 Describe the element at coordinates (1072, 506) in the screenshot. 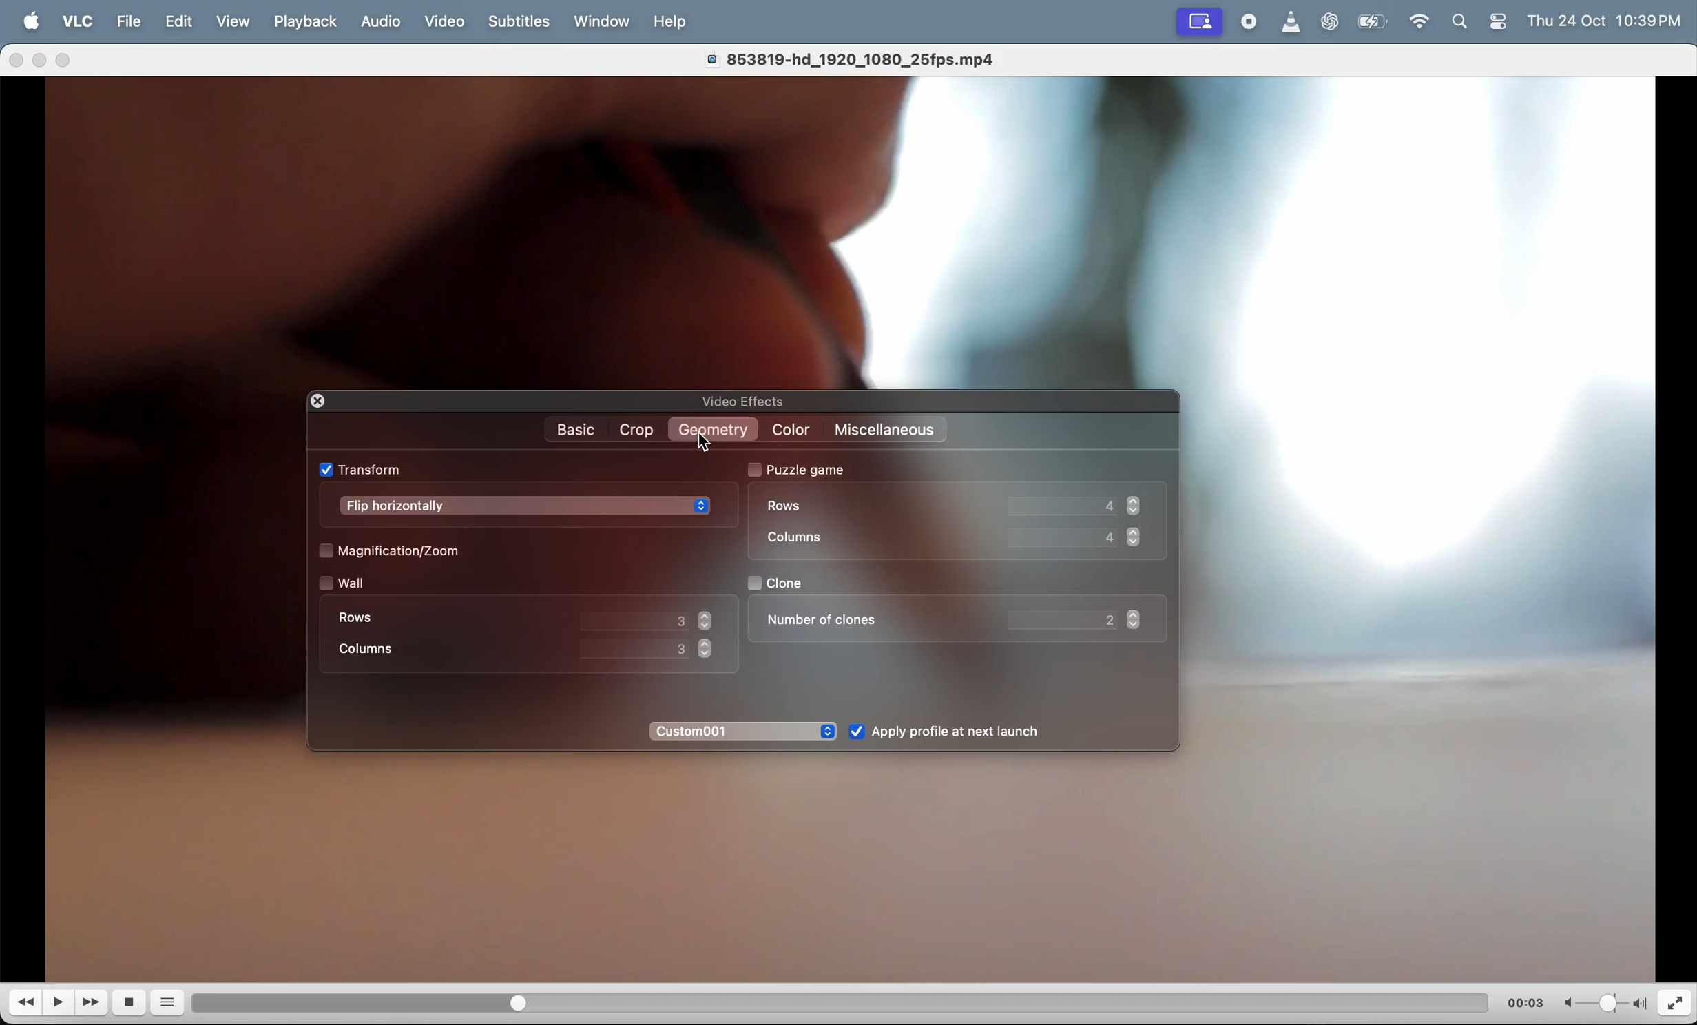

I see ` Row value` at that location.